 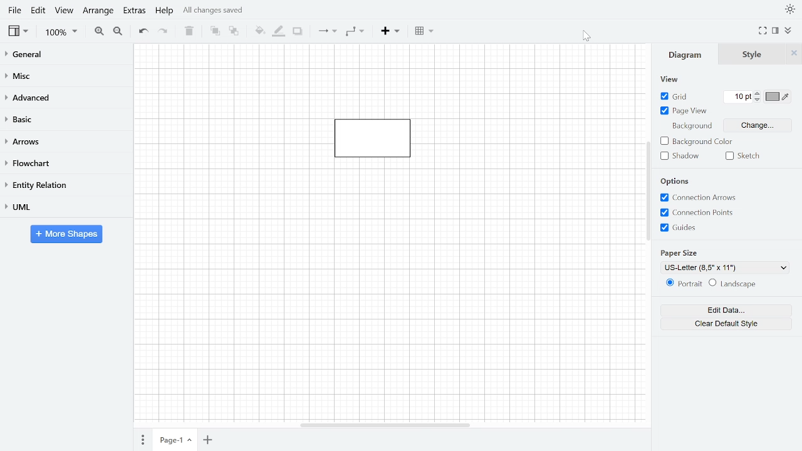 What do you see at coordinates (730, 324) in the screenshot?
I see `Clear default style` at bounding box center [730, 324].